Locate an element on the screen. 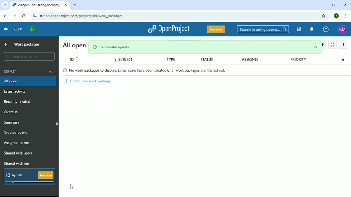 The width and height of the screenshot is (351, 197). 12 days left Buy now is located at coordinates (28, 177).